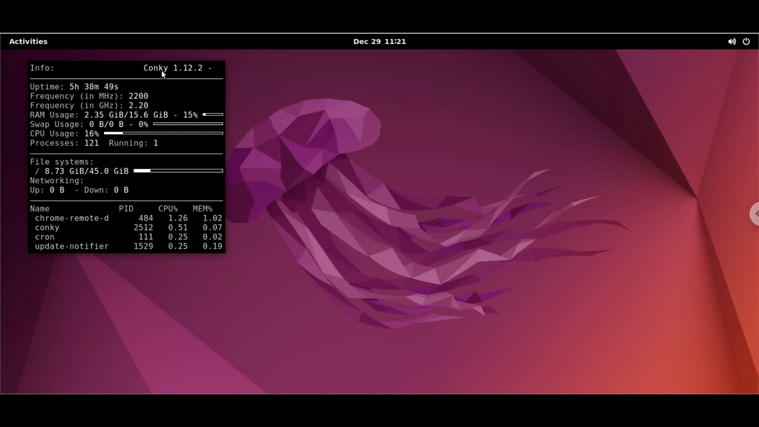 This screenshot has width=759, height=427. Describe the element at coordinates (142, 237) in the screenshot. I see `111` at that location.